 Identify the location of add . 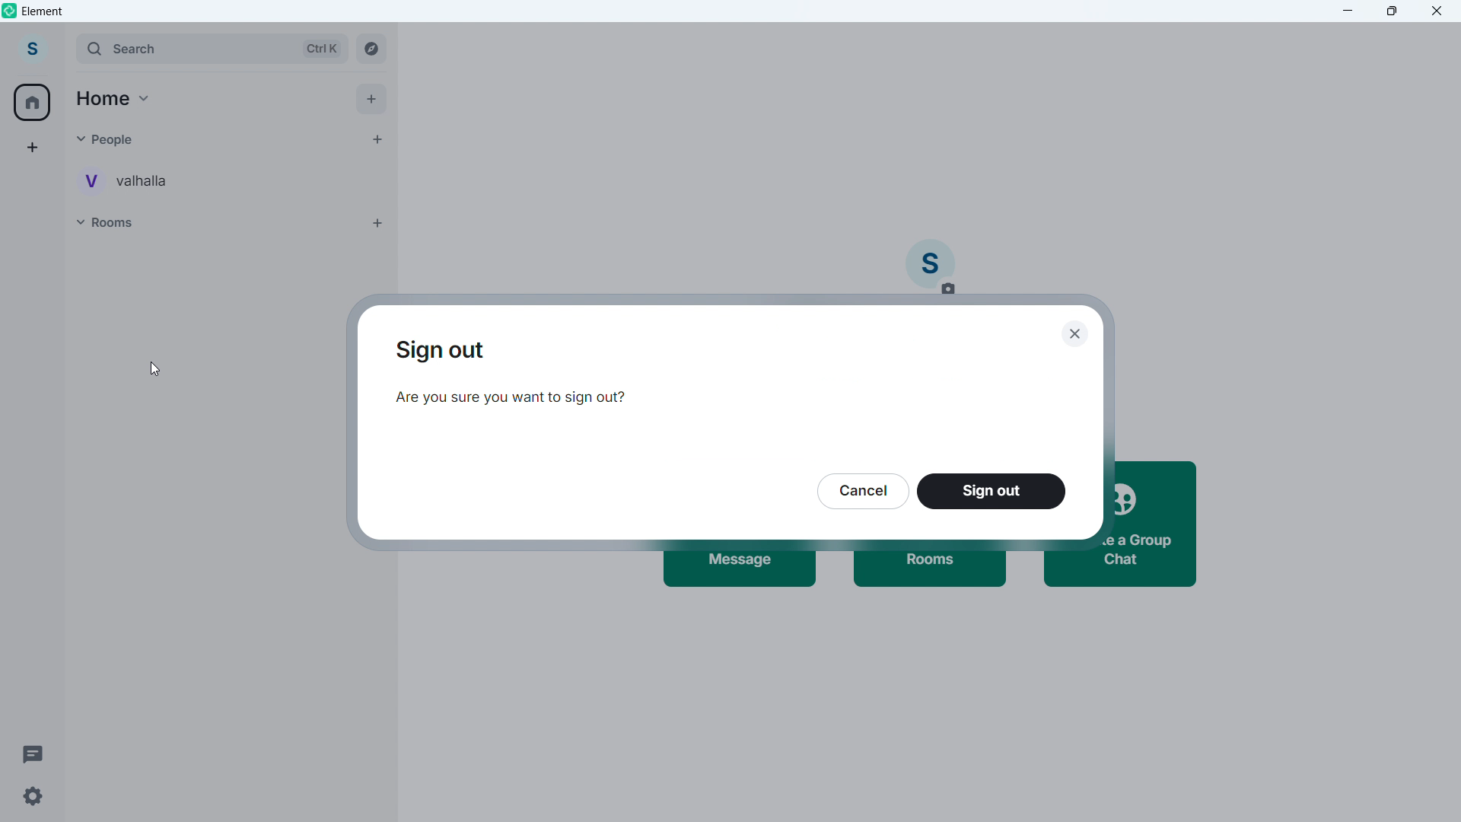
(372, 99).